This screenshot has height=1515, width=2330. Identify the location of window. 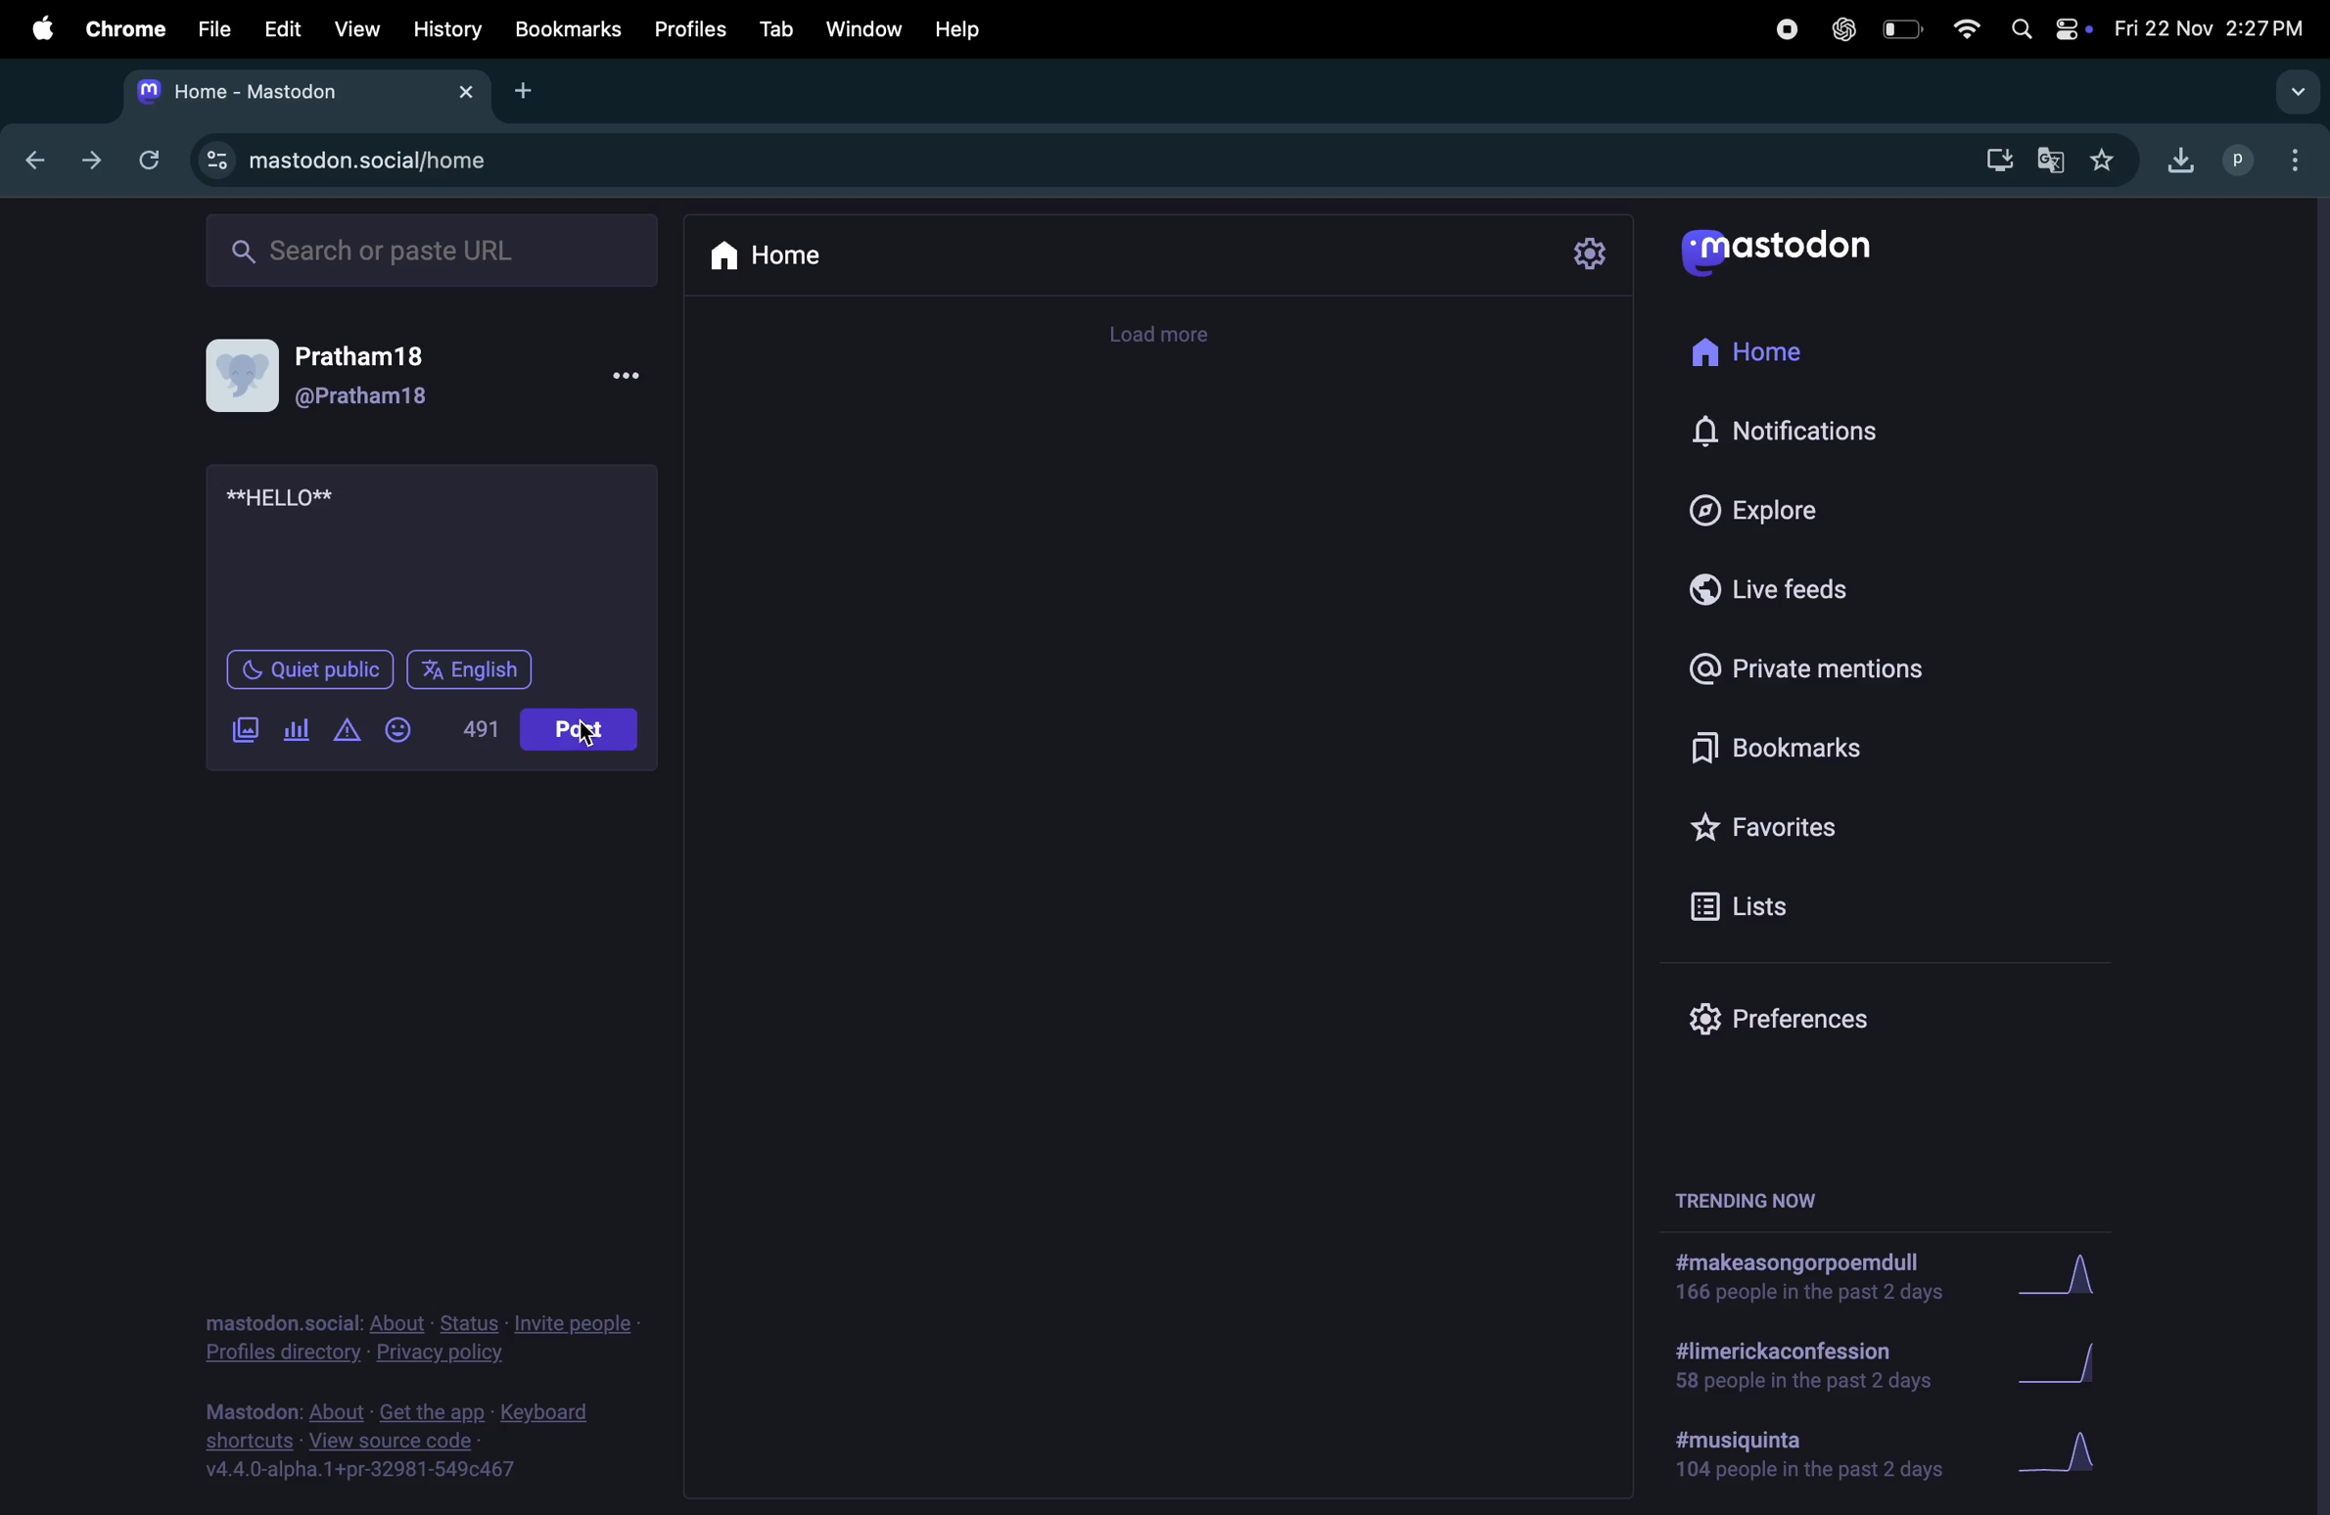
(865, 24).